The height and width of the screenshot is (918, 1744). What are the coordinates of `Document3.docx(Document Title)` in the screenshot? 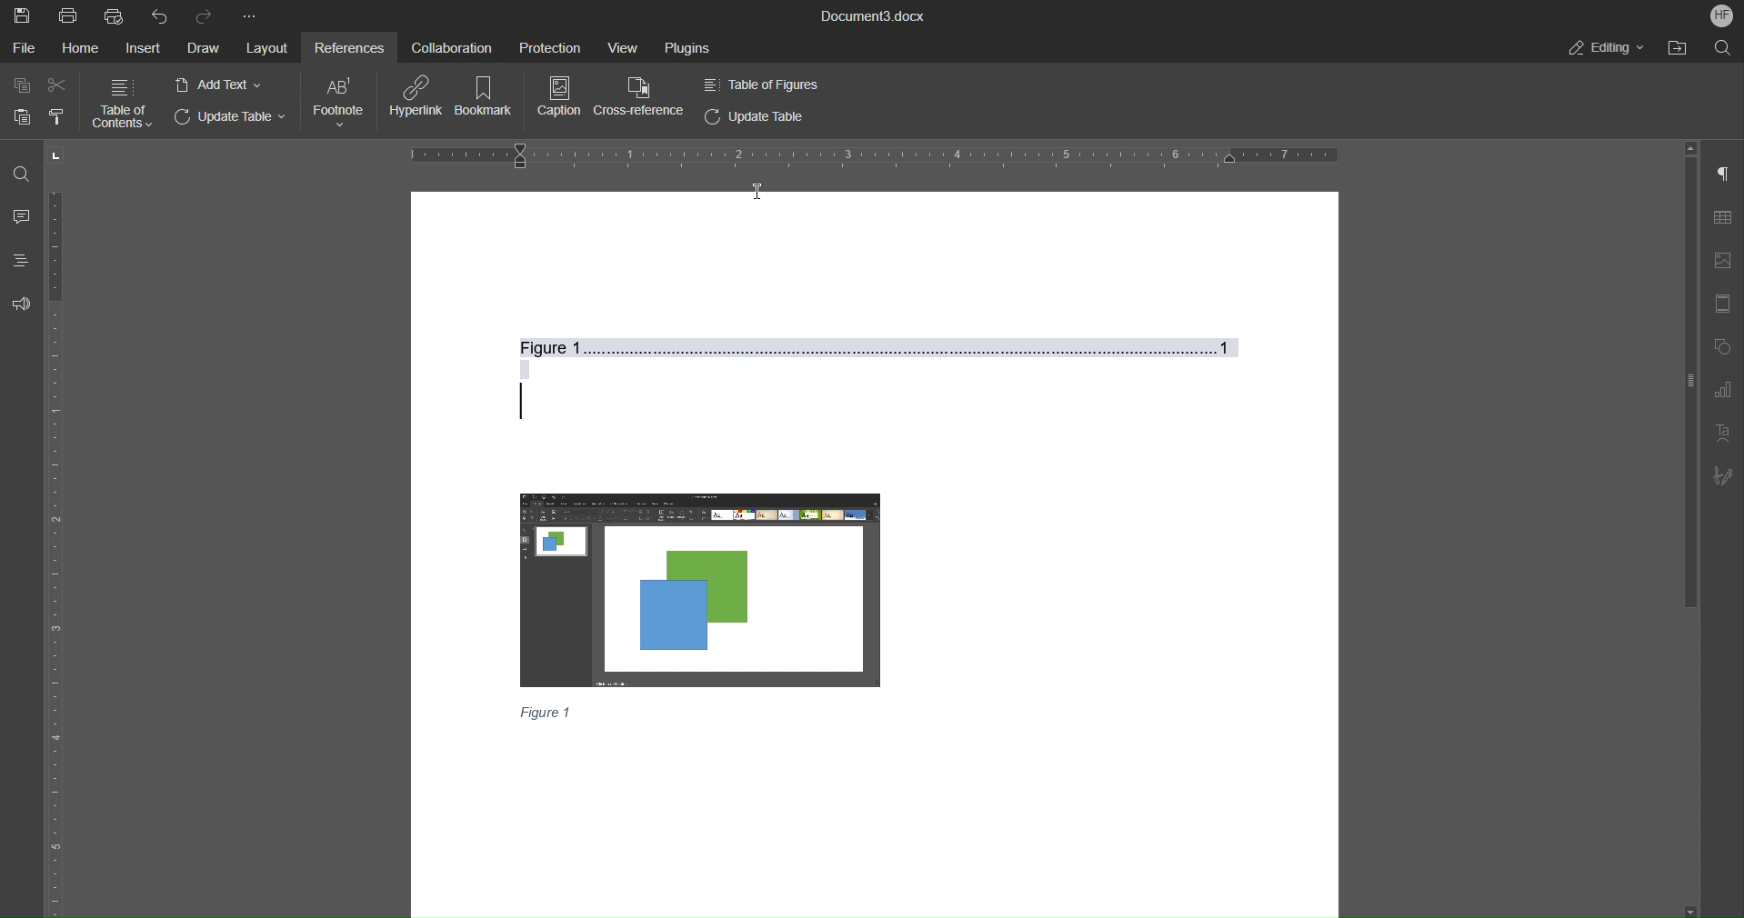 It's located at (871, 15).